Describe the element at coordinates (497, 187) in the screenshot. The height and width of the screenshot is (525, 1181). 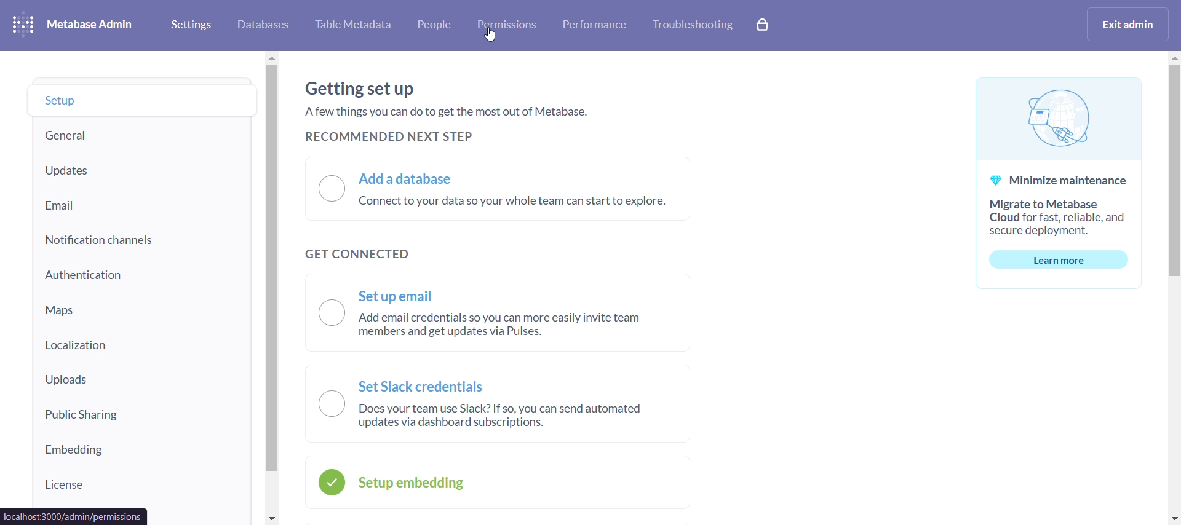
I see `add a database` at that location.